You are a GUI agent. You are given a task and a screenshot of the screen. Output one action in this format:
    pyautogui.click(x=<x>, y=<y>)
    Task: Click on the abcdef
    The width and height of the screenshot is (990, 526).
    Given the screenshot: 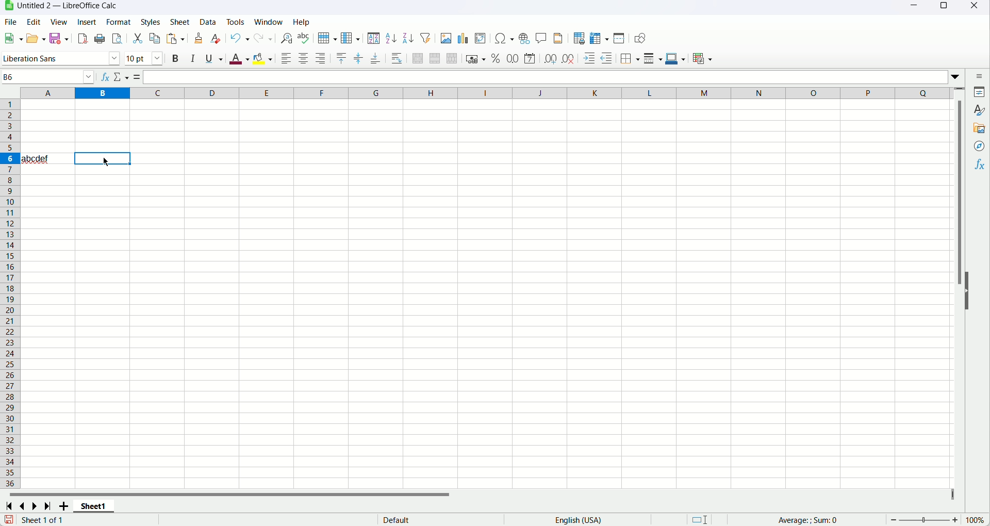 What is the action you would take?
    pyautogui.click(x=36, y=158)
    